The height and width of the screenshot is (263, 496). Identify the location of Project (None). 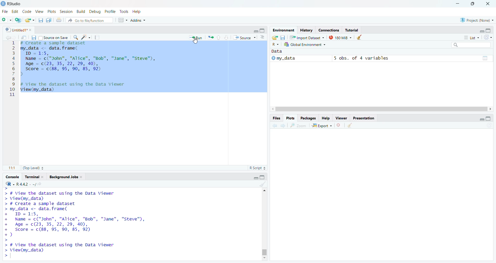
(477, 20).